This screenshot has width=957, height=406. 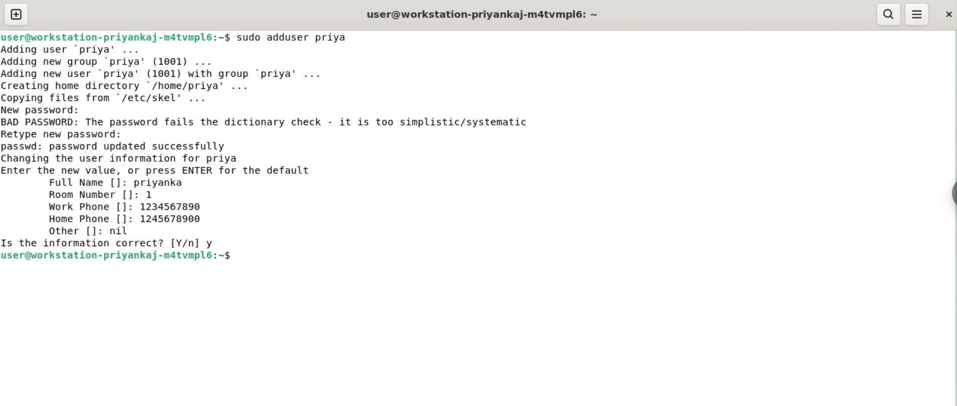 What do you see at coordinates (48, 110) in the screenshot?
I see `new password` at bounding box center [48, 110].